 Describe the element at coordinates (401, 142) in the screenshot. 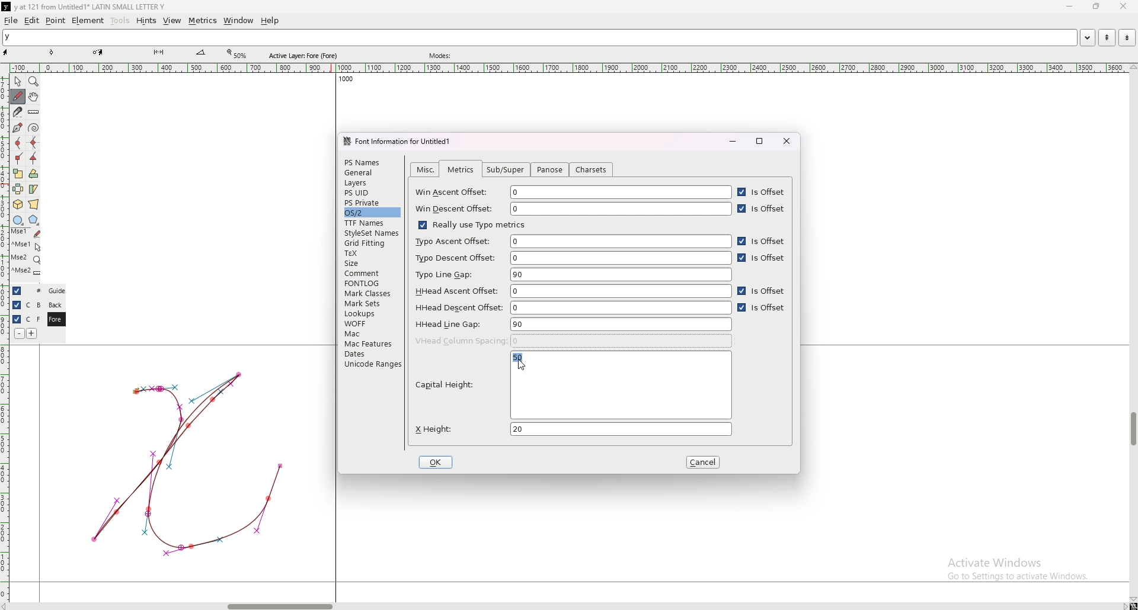

I see `font information for untitled1` at that location.